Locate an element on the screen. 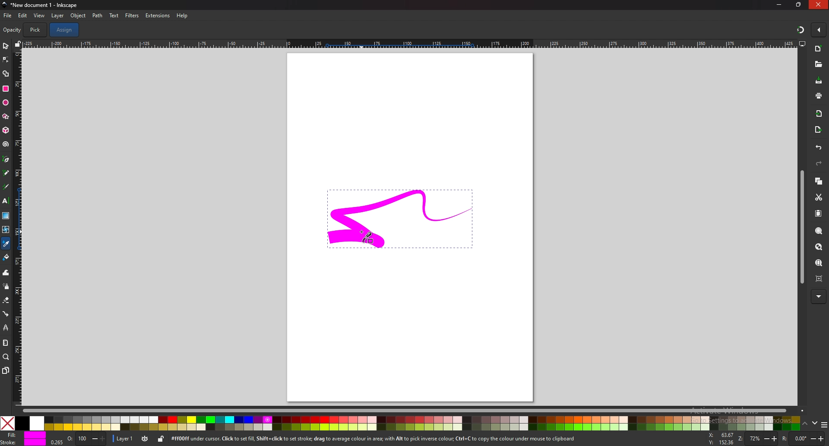 This screenshot has height=446, width=829. text is located at coordinates (115, 15).